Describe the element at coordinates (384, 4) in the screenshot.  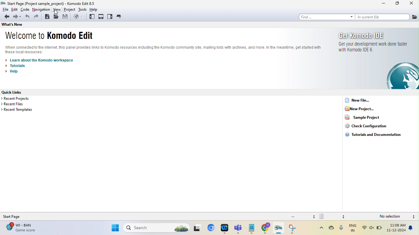
I see `minimize` at that location.